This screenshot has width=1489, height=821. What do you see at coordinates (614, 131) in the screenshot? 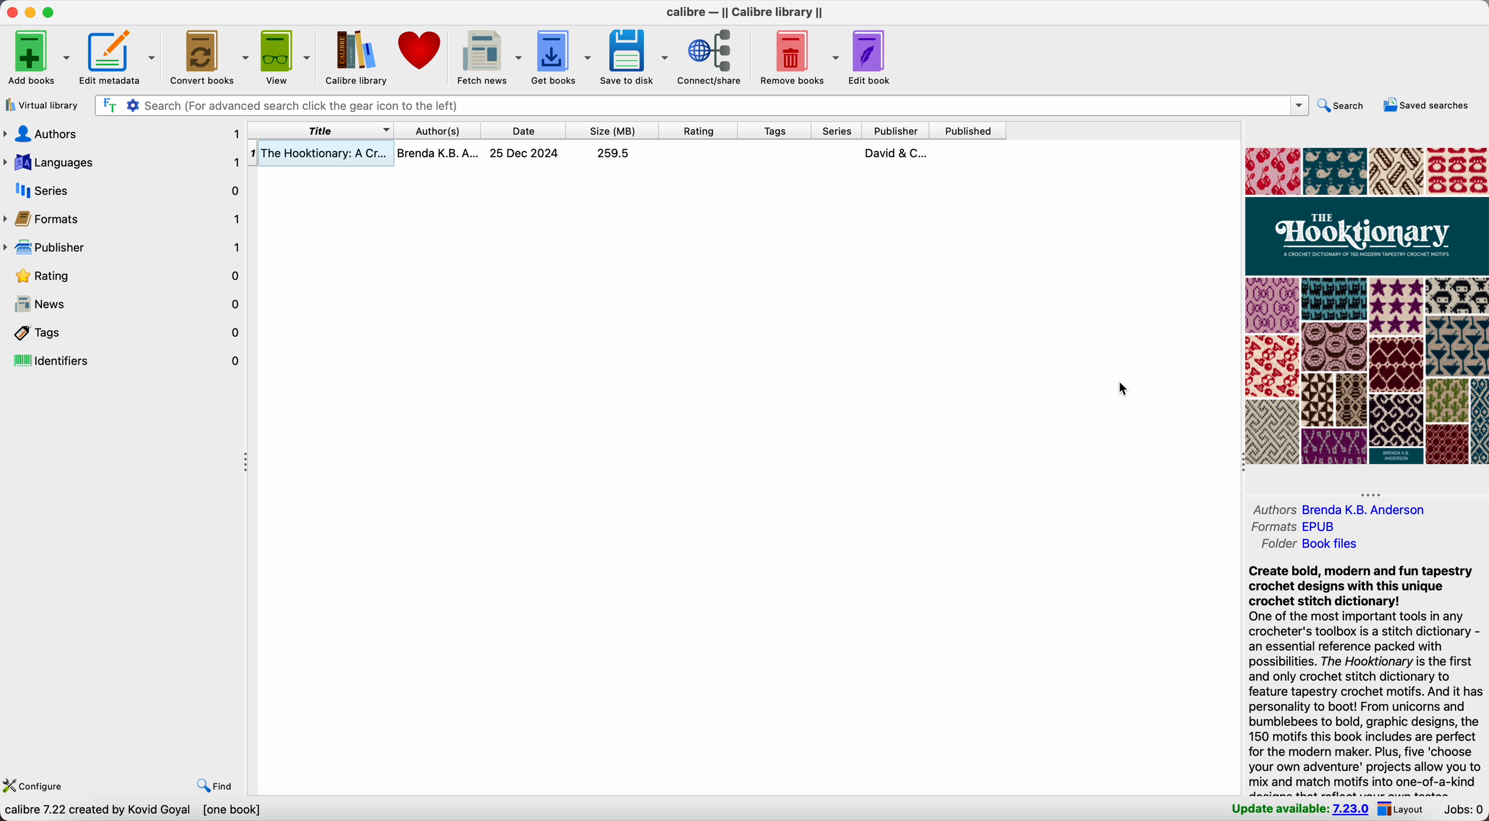
I see `size` at bounding box center [614, 131].